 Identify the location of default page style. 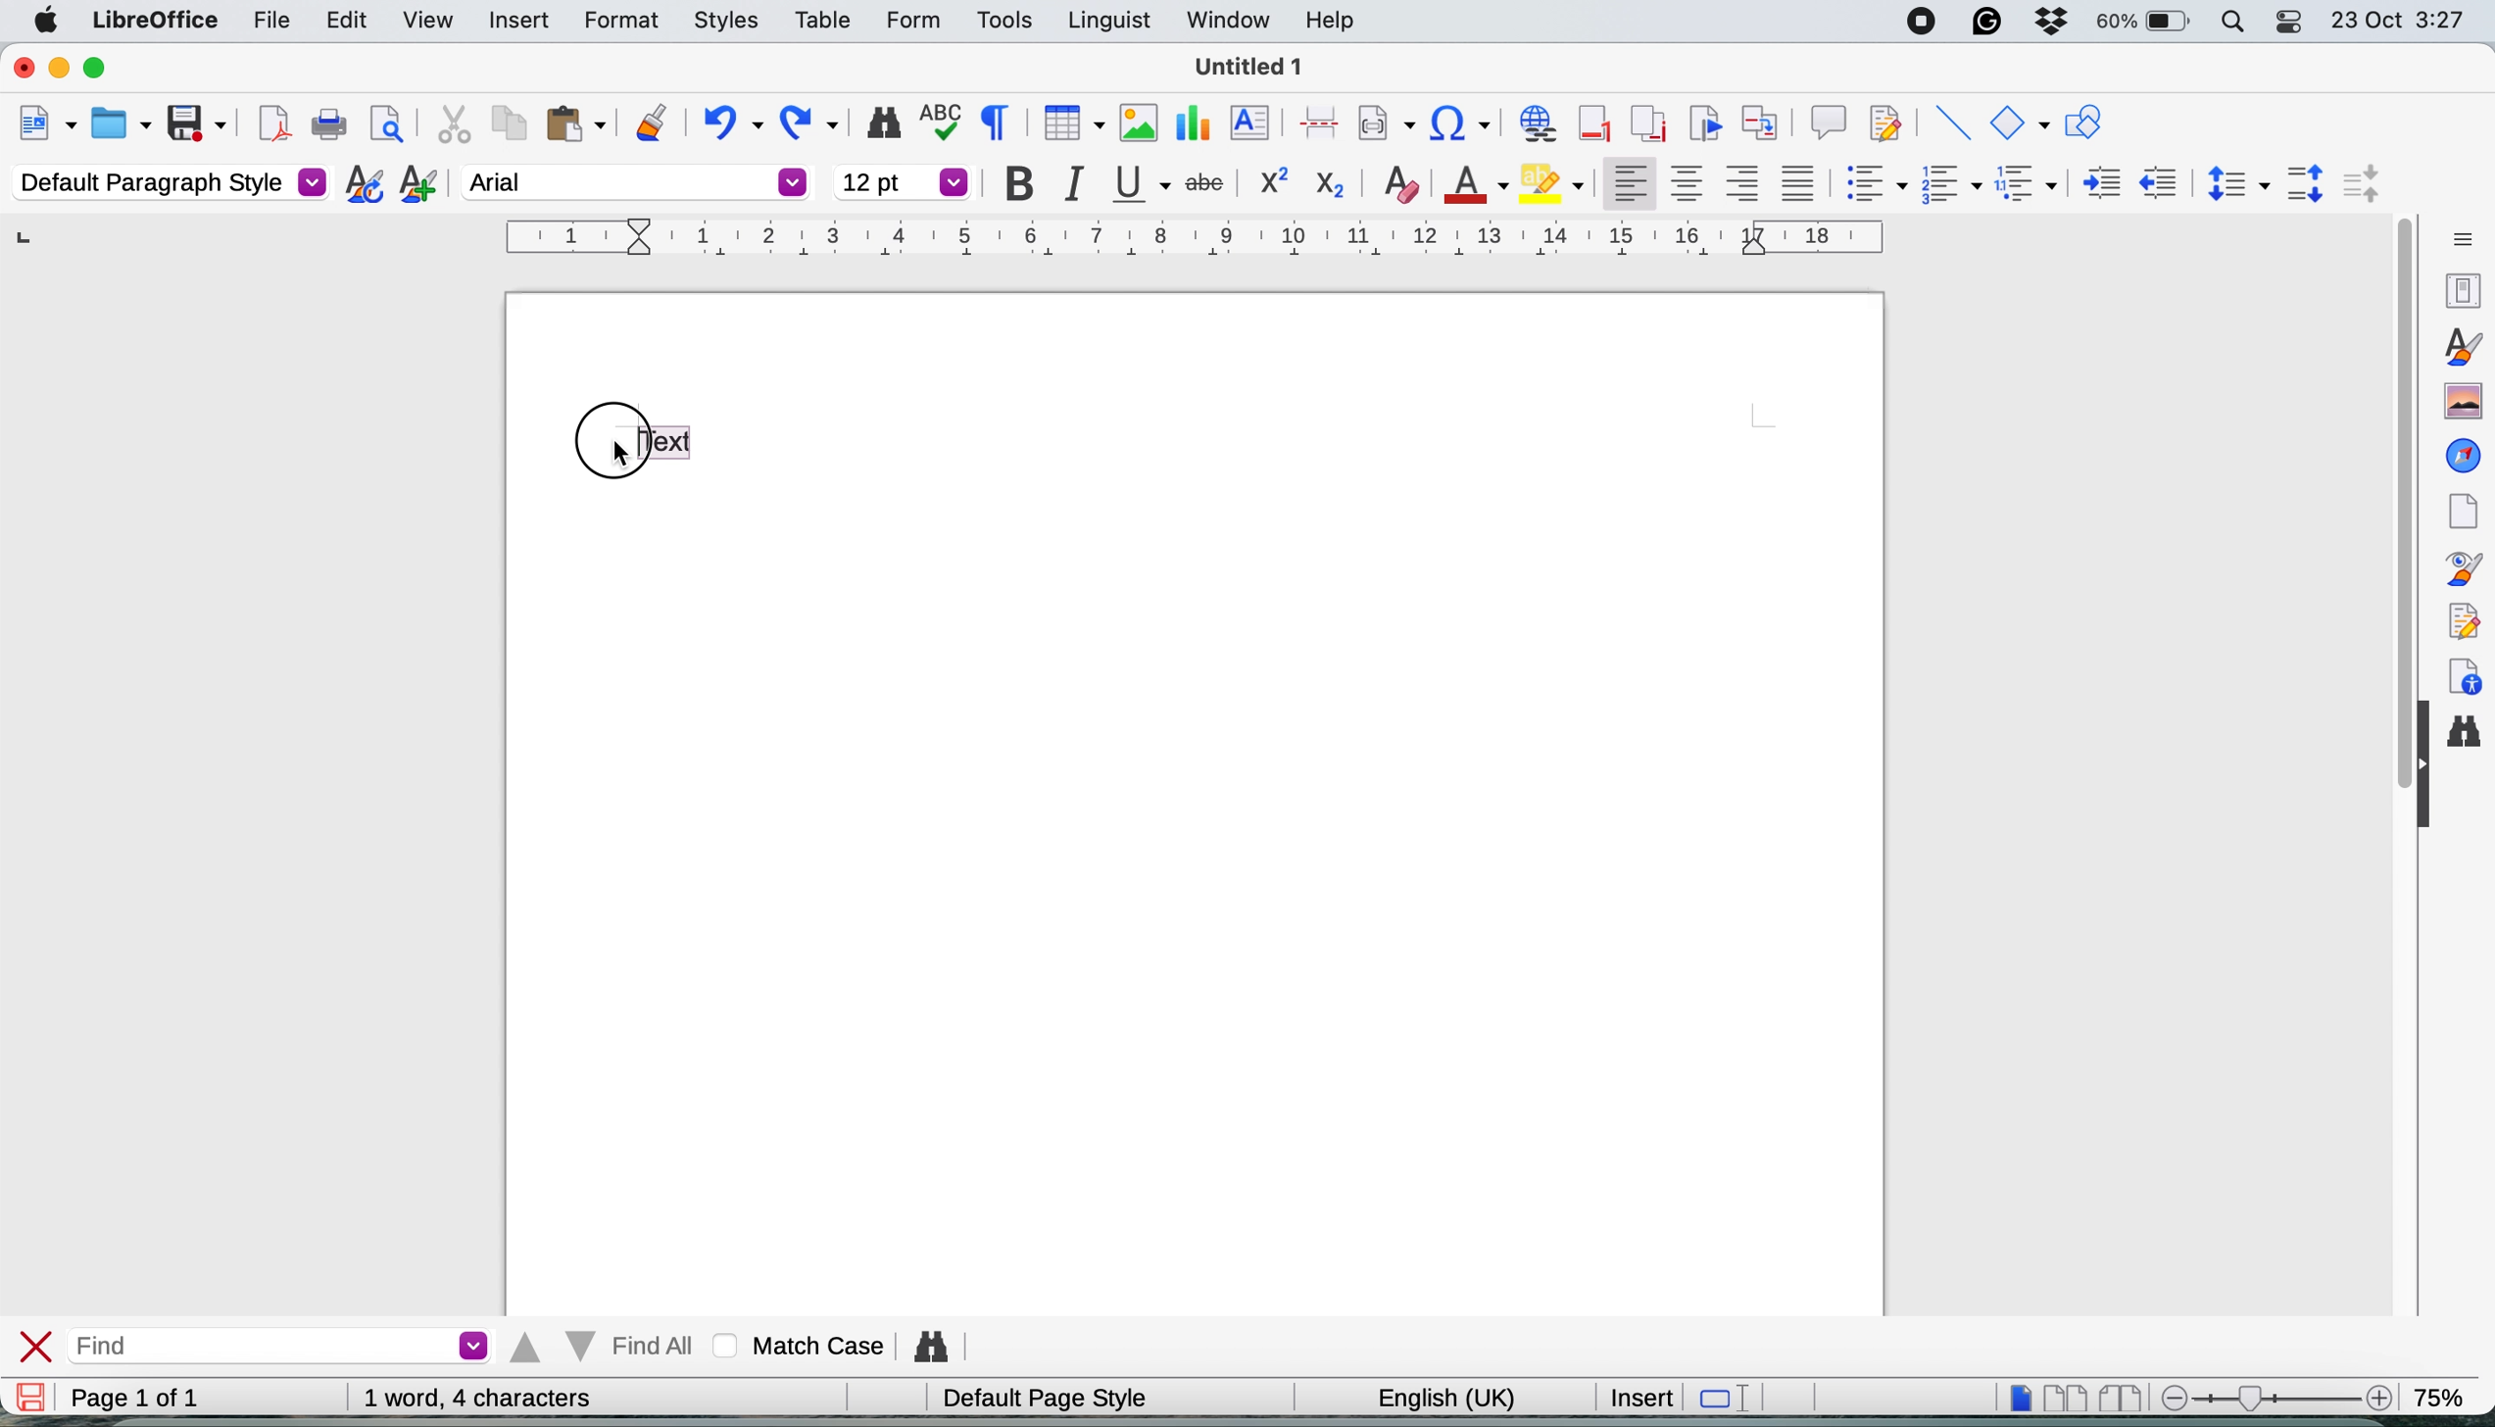
(1040, 1398).